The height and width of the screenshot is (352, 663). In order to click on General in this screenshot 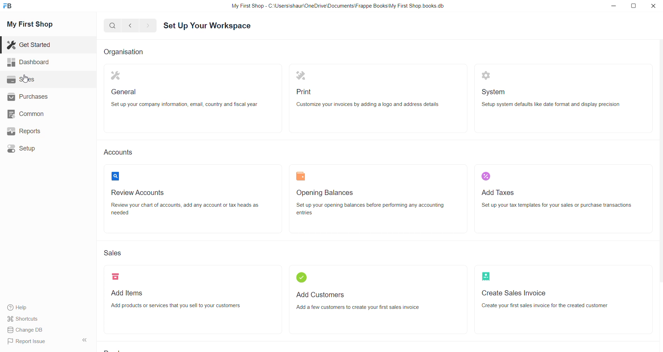, I will do `click(193, 99)`.